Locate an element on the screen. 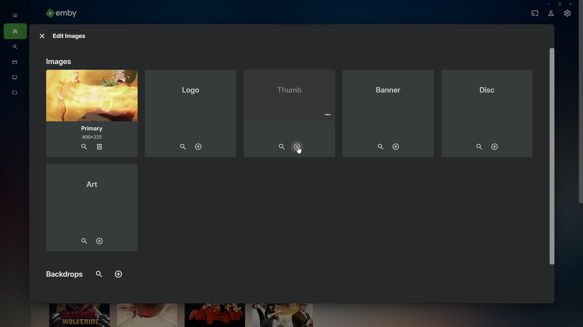 This screenshot has height=327, width=583. Find is located at coordinates (15, 48).